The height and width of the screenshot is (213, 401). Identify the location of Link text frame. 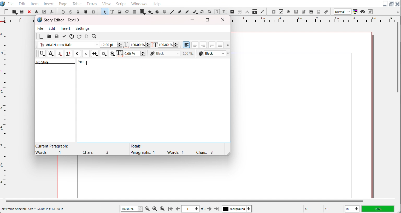
(232, 12).